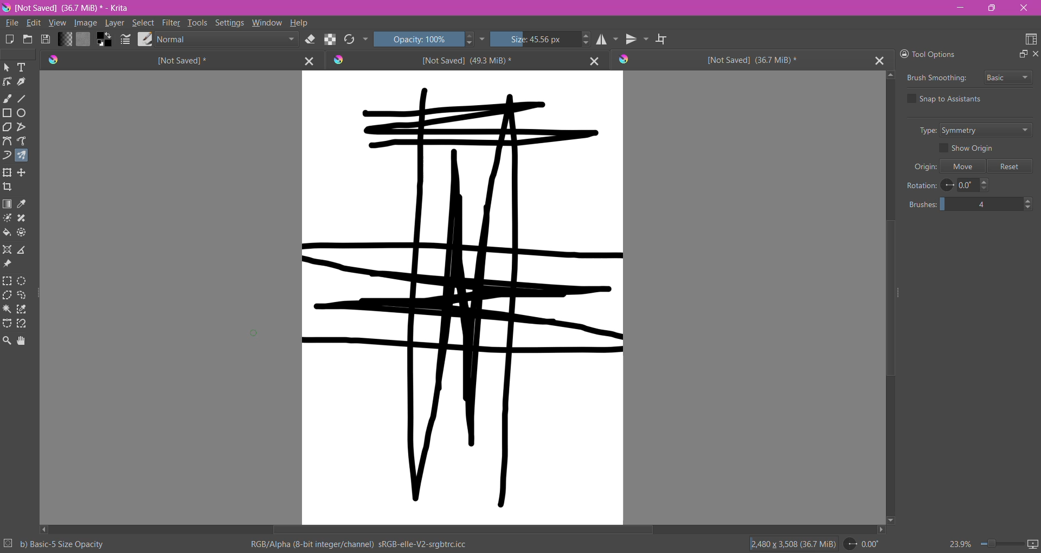 The width and height of the screenshot is (1041, 553). What do you see at coordinates (534, 40) in the screenshot?
I see `Set the Brush Size` at bounding box center [534, 40].